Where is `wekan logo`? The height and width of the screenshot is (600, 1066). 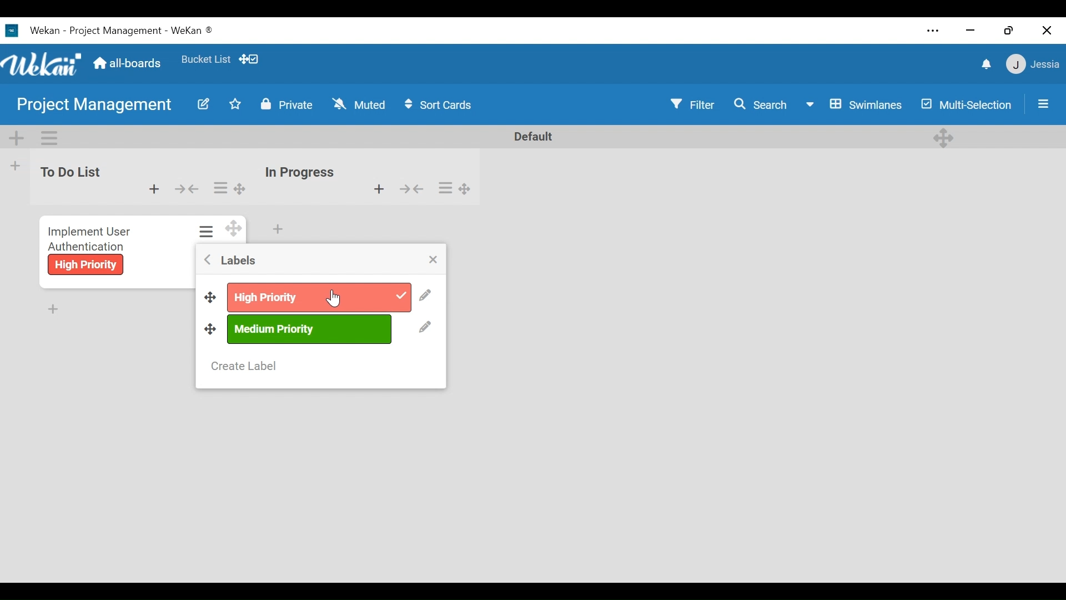 wekan logo is located at coordinates (10, 31).